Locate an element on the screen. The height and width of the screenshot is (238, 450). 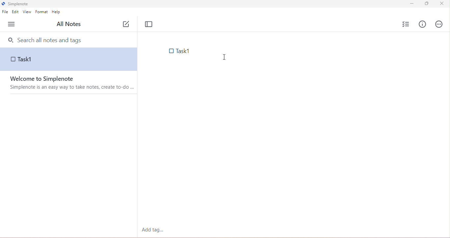
add tag is located at coordinates (153, 229).